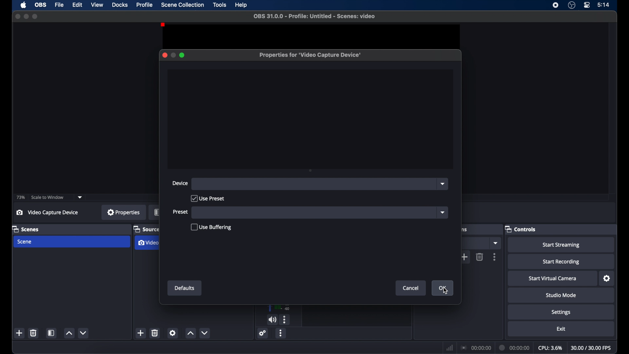 The width and height of the screenshot is (629, 354). What do you see at coordinates (586, 5) in the screenshot?
I see `control center` at bounding box center [586, 5].